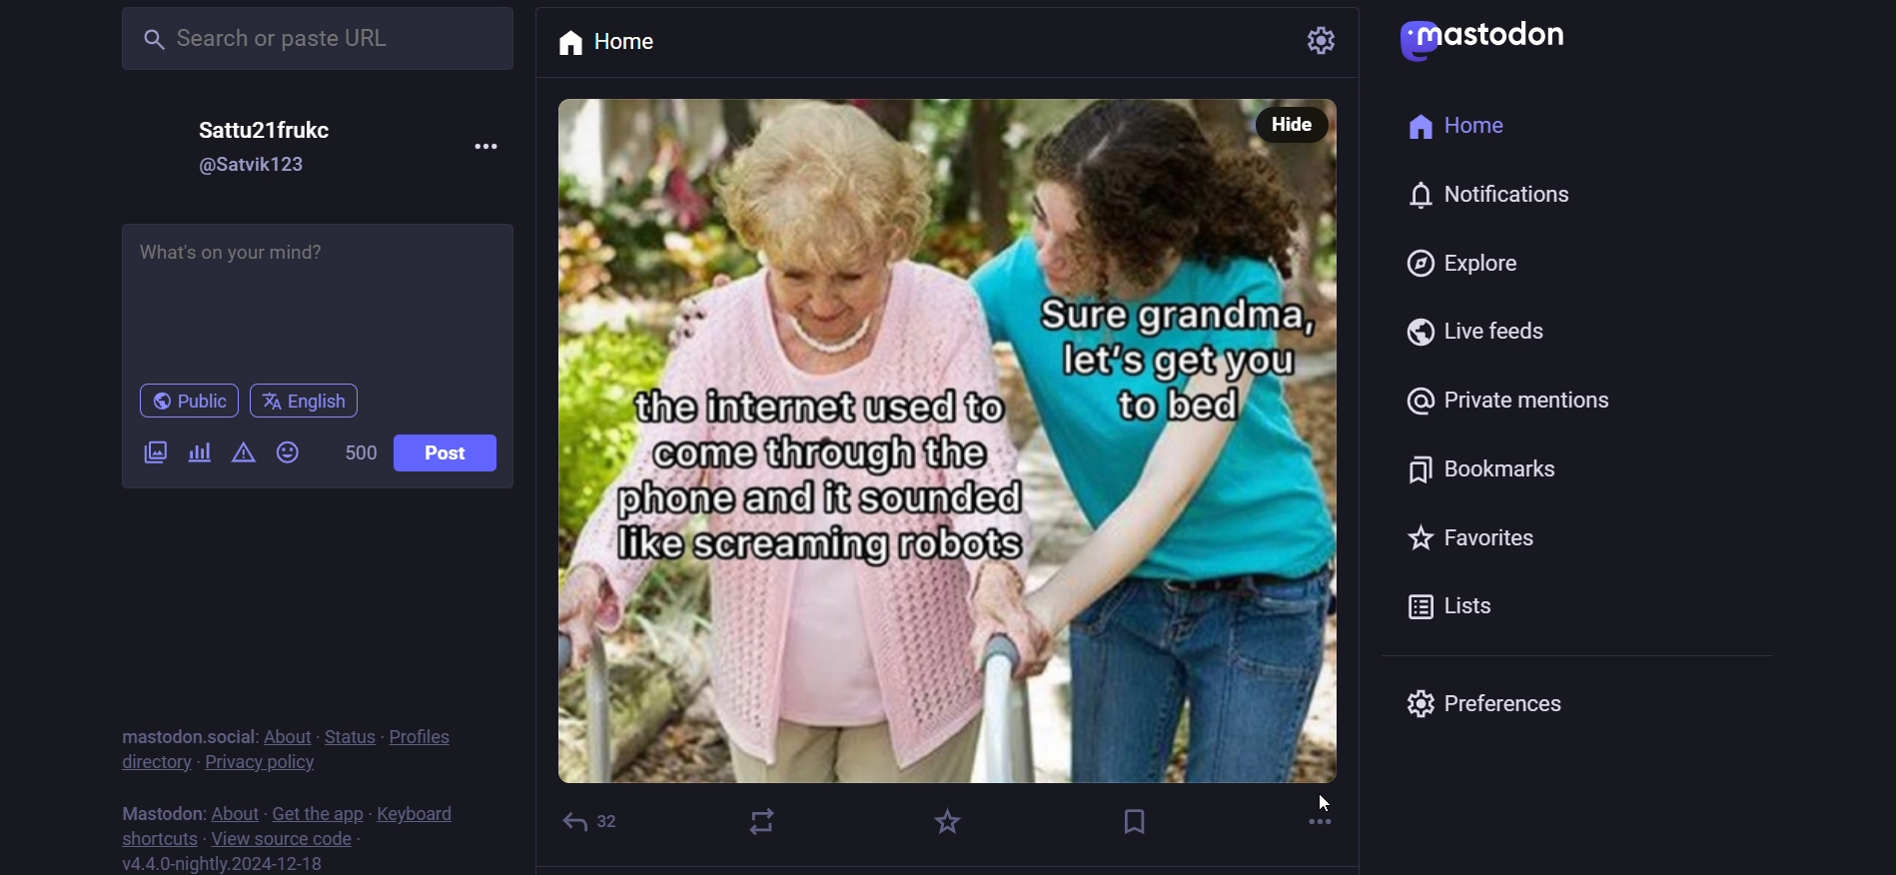  I want to click on favorite, so click(950, 816).